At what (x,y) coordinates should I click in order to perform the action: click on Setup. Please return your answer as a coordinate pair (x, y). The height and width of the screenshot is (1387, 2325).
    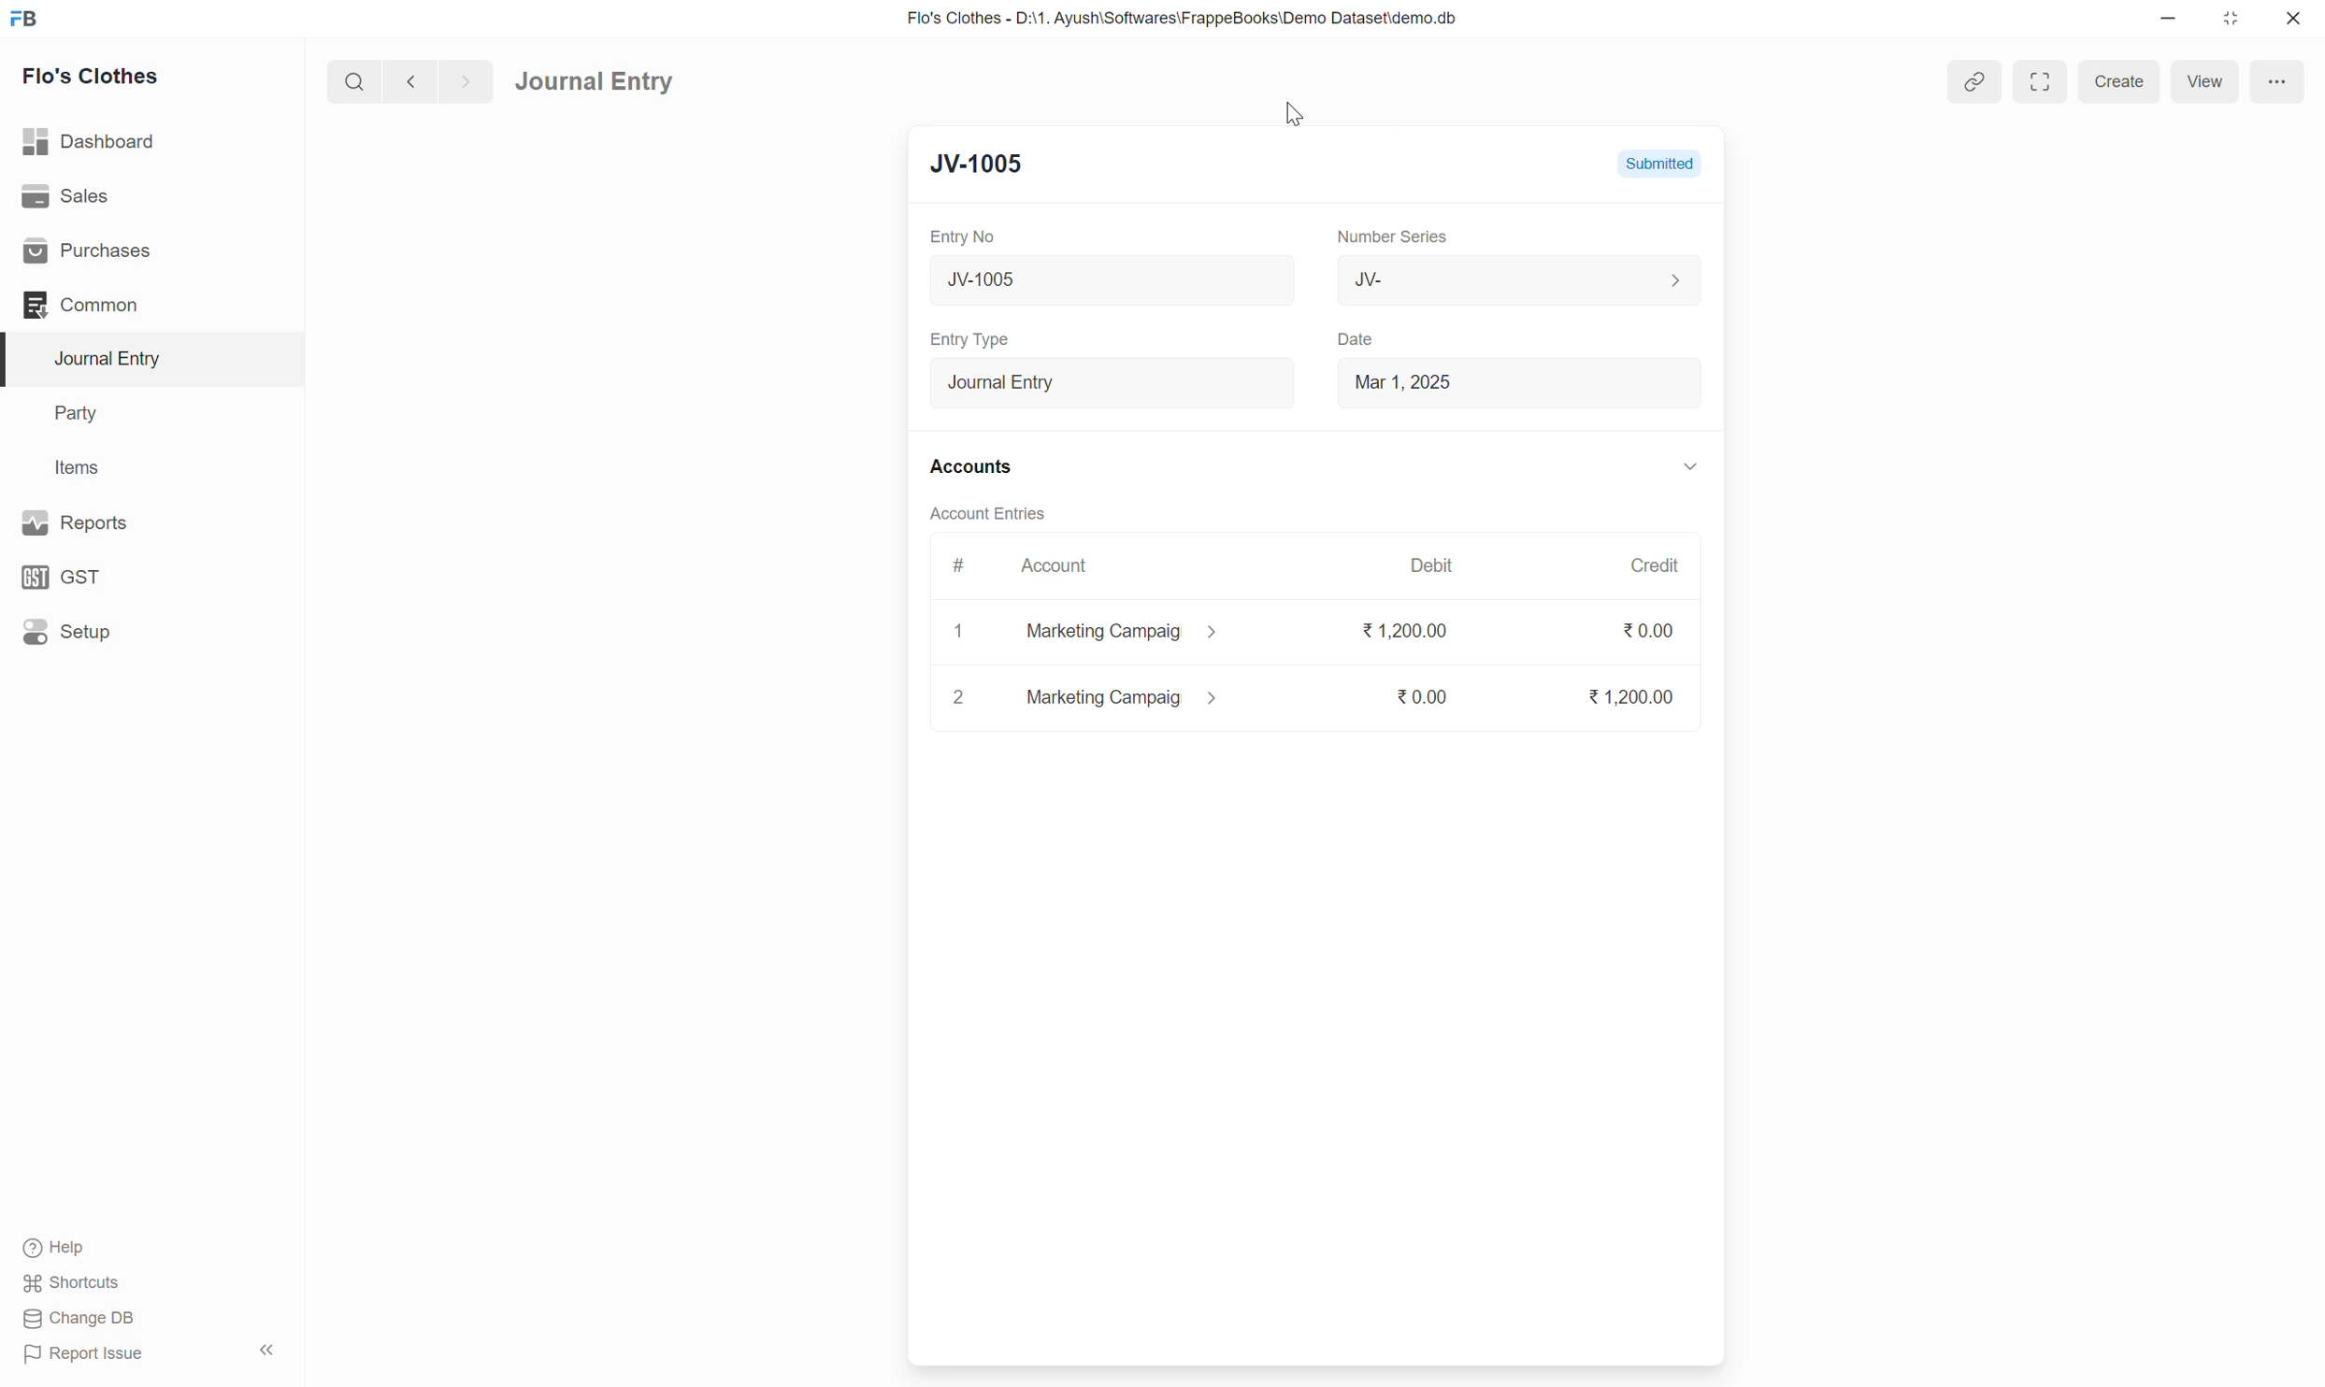
    Looking at the image, I should click on (67, 631).